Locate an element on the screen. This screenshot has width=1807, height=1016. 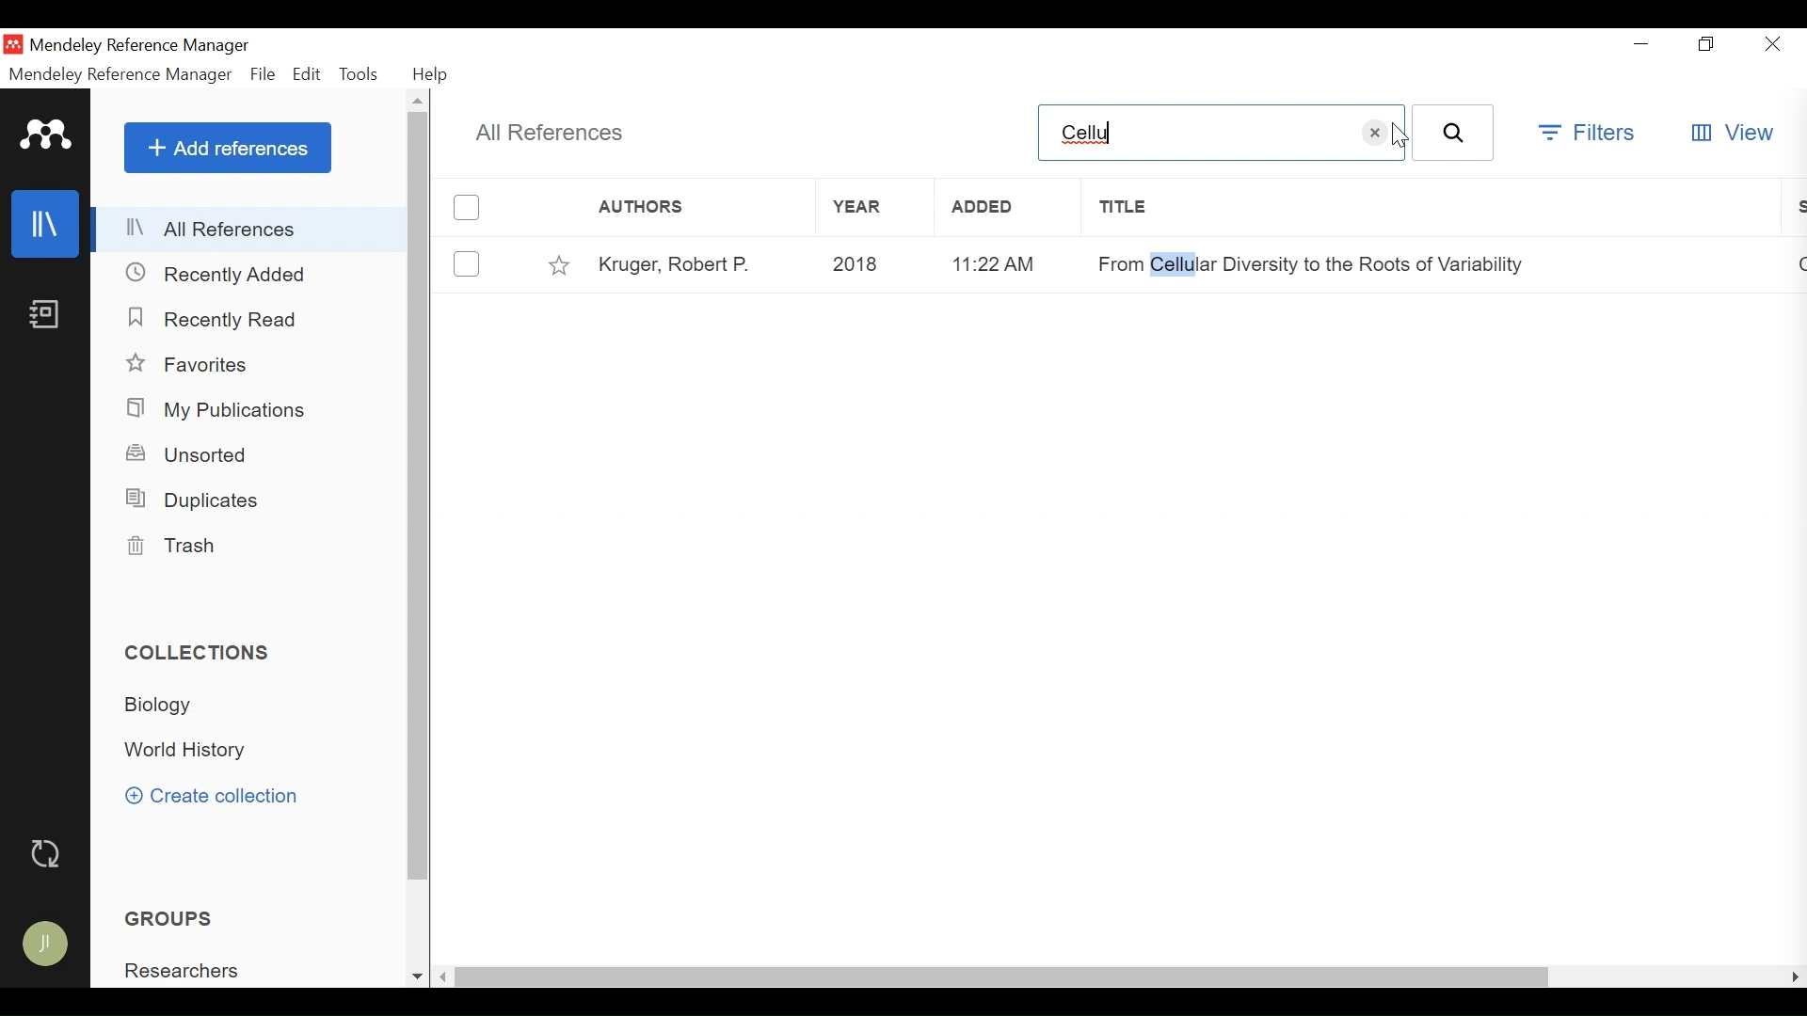
Toggle Favorites is located at coordinates (558, 262).